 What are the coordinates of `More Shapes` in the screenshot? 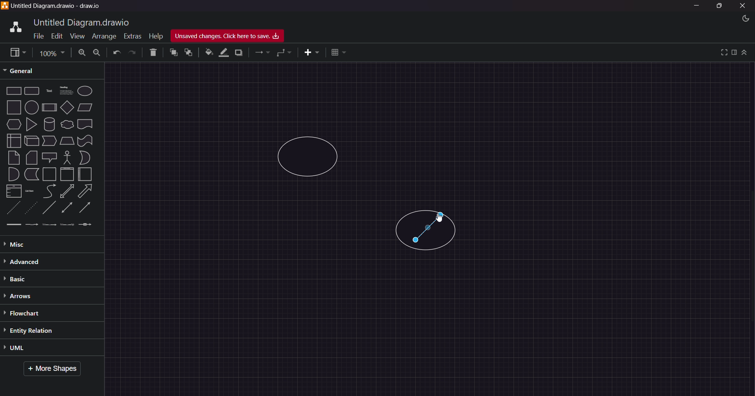 It's located at (55, 369).